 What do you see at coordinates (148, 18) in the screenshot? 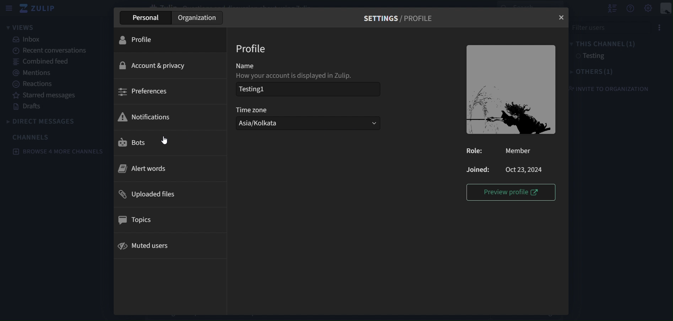
I see `personal` at bounding box center [148, 18].